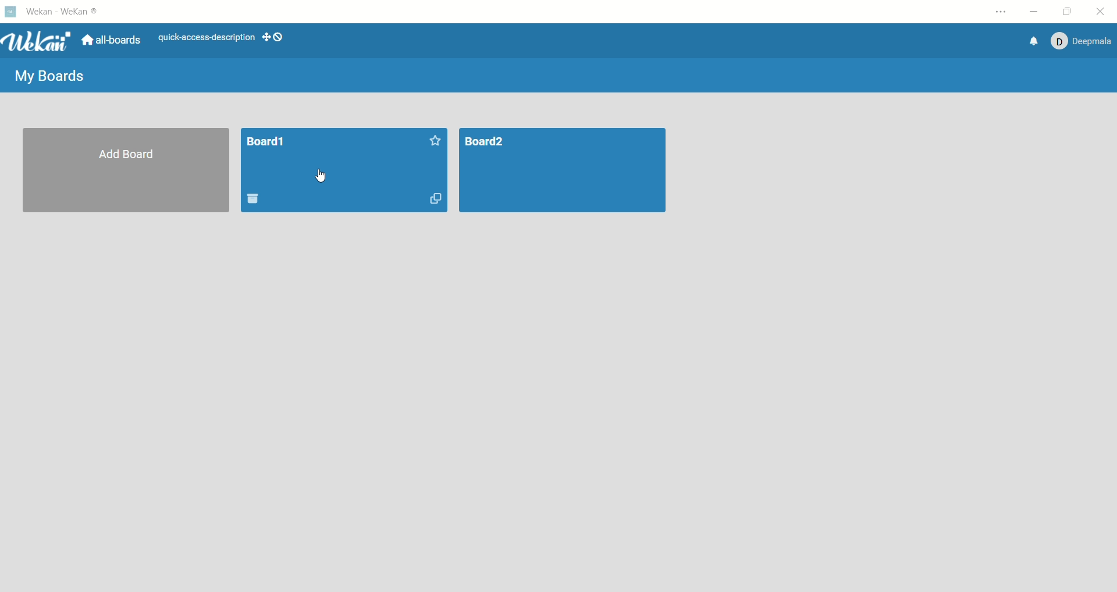 This screenshot has height=592, width=1117. Describe the element at coordinates (65, 12) in the screenshot. I see `title` at that location.